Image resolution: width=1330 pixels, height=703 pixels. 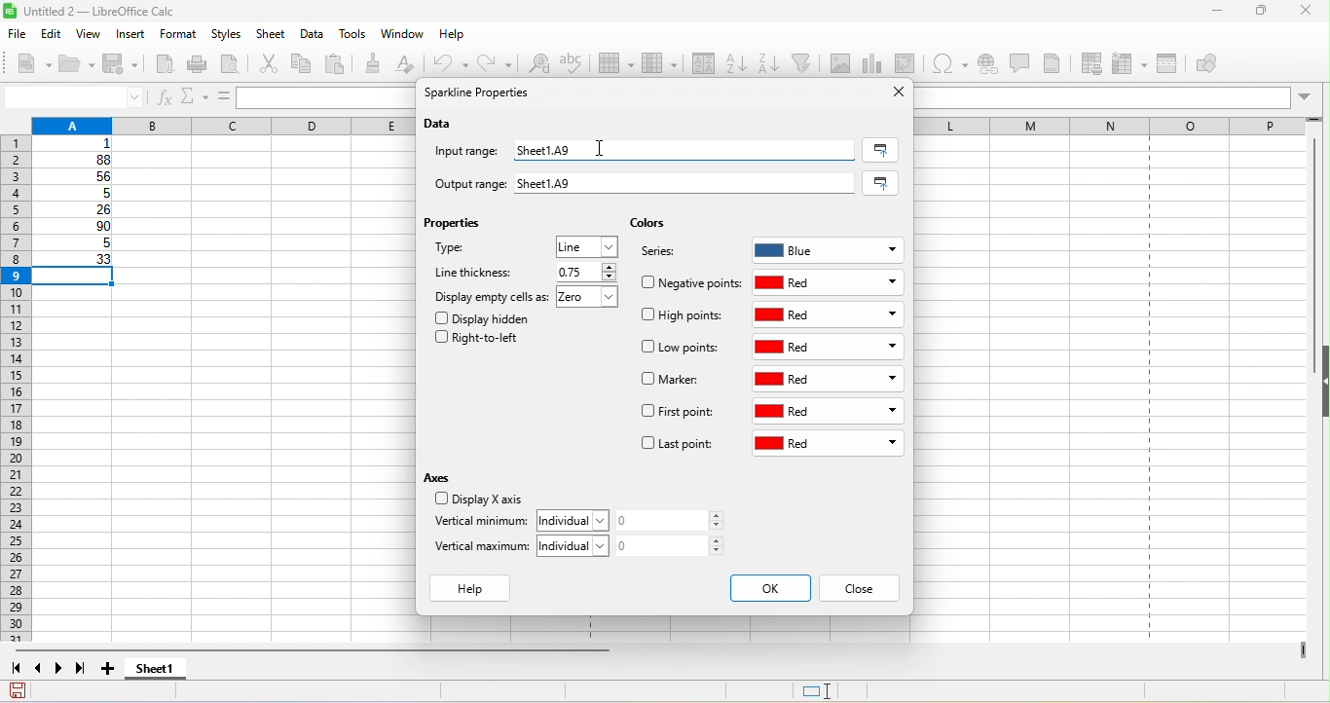 I want to click on sheet 1 a9, so click(x=680, y=149).